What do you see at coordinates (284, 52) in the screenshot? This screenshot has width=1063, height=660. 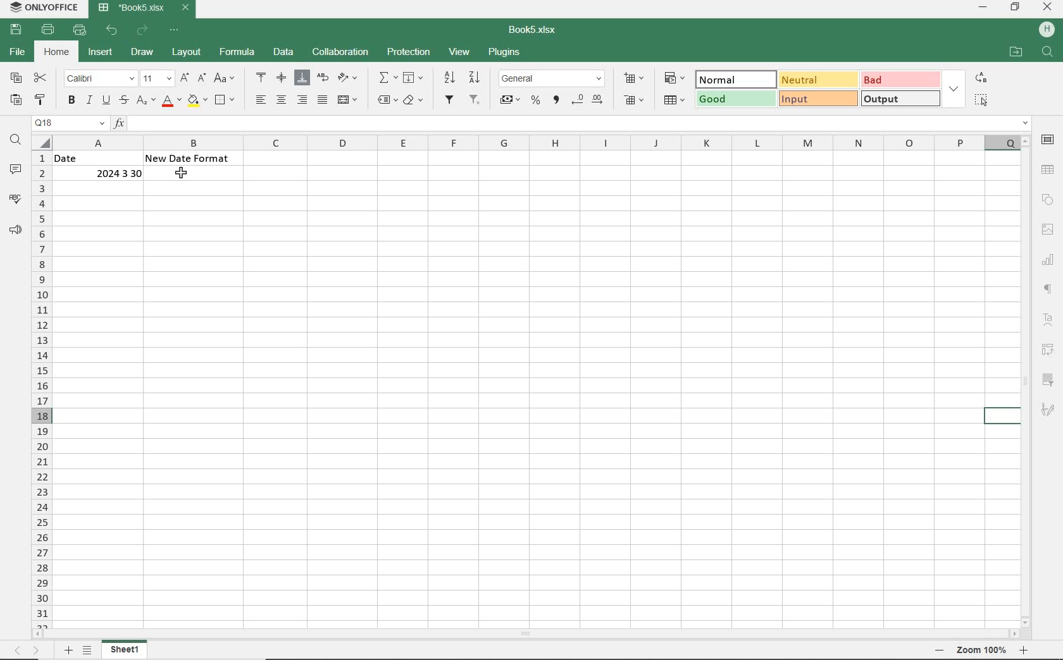 I see `DATA` at bounding box center [284, 52].